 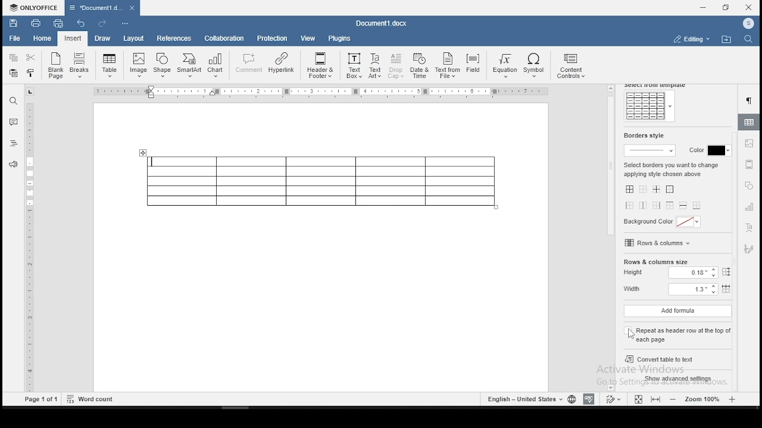 What do you see at coordinates (447, 67) in the screenshot?
I see `Text From File` at bounding box center [447, 67].